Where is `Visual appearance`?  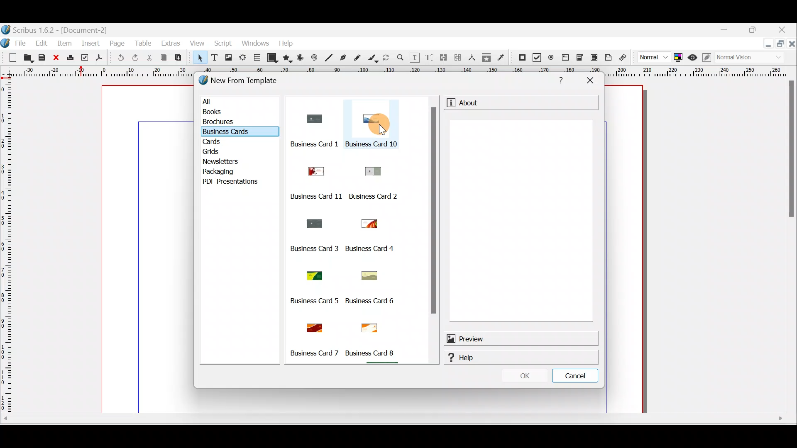
Visual appearance is located at coordinates (735, 58).